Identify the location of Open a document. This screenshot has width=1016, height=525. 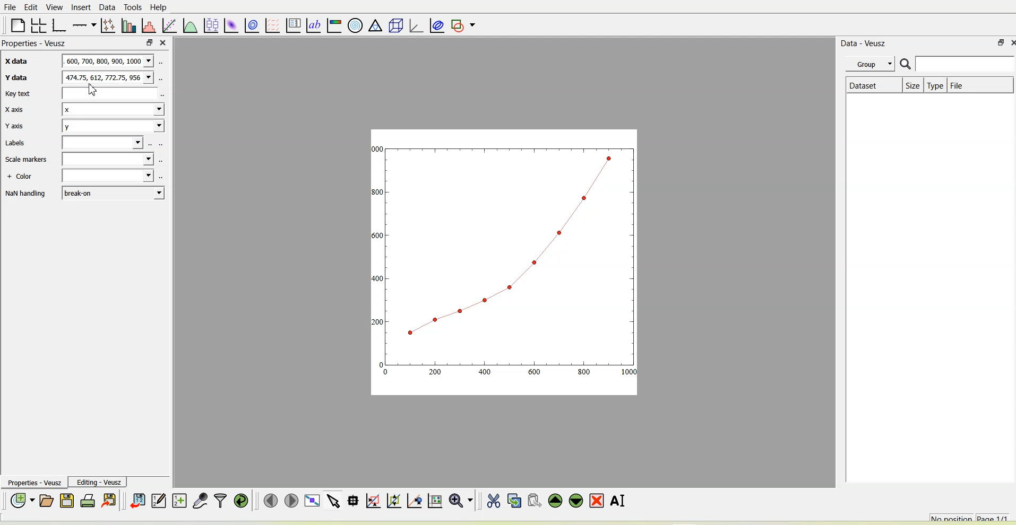
(47, 501).